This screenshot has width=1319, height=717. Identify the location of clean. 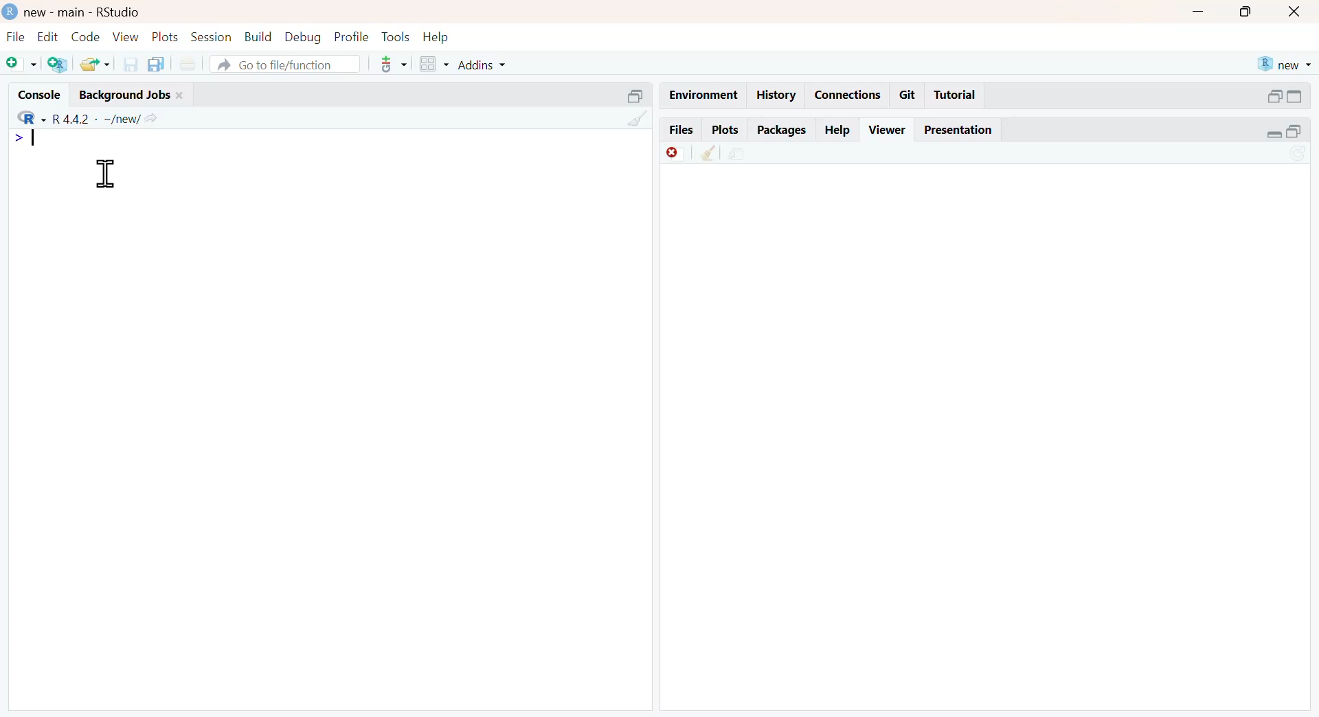
(640, 119).